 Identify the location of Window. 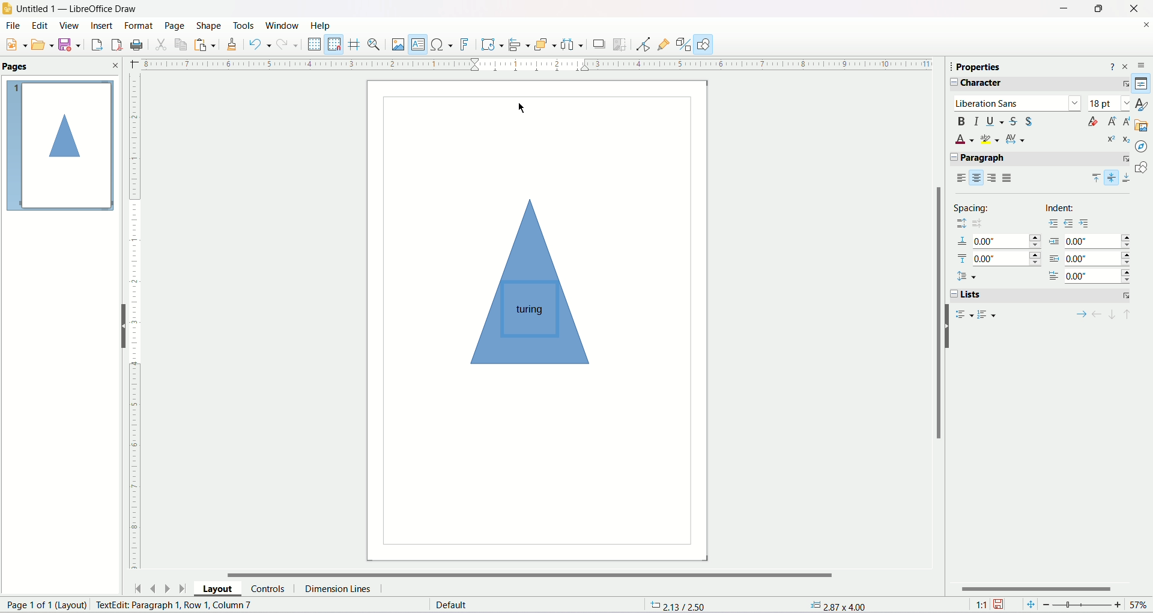
(282, 25).